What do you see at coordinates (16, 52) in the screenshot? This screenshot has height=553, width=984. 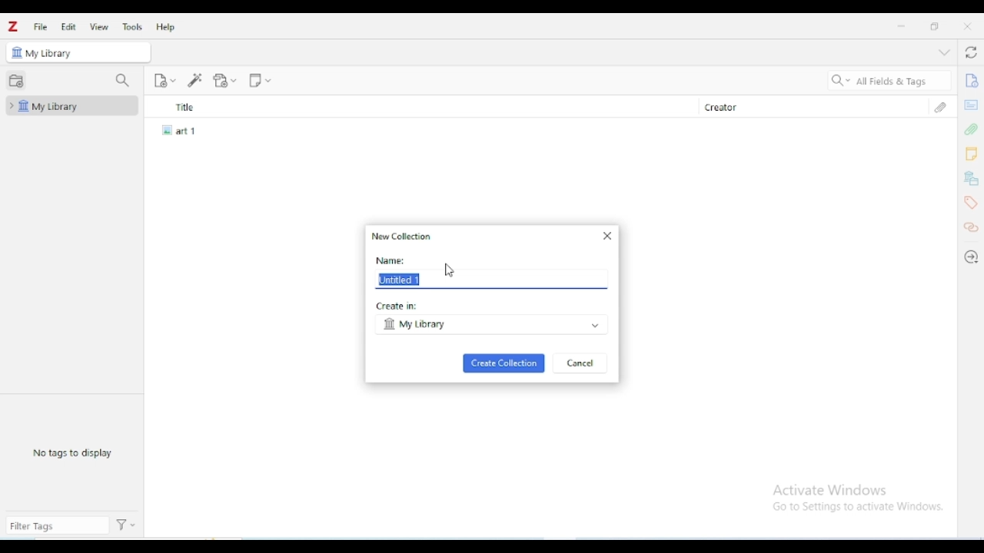 I see `icon` at bounding box center [16, 52].